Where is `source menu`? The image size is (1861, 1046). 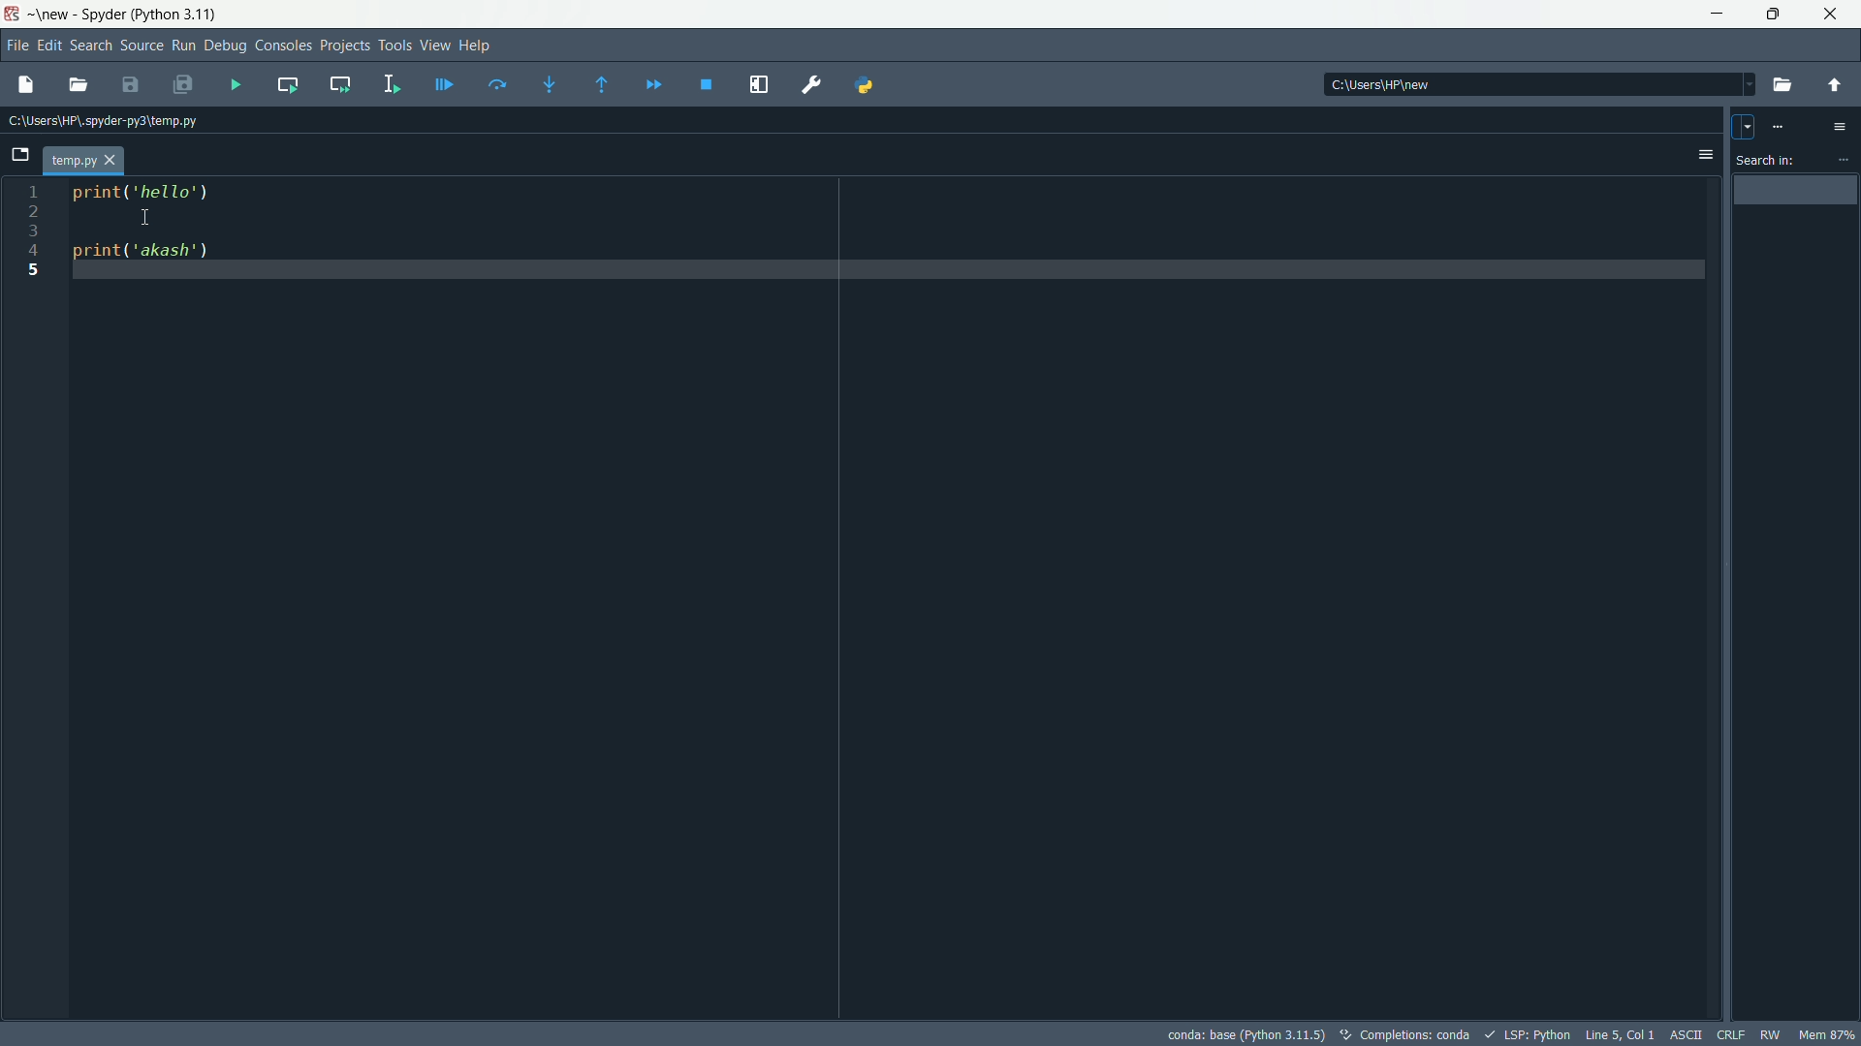 source menu is located at coordinates (138, 46).